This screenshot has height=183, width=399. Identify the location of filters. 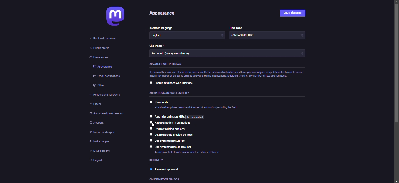
(96, 104).